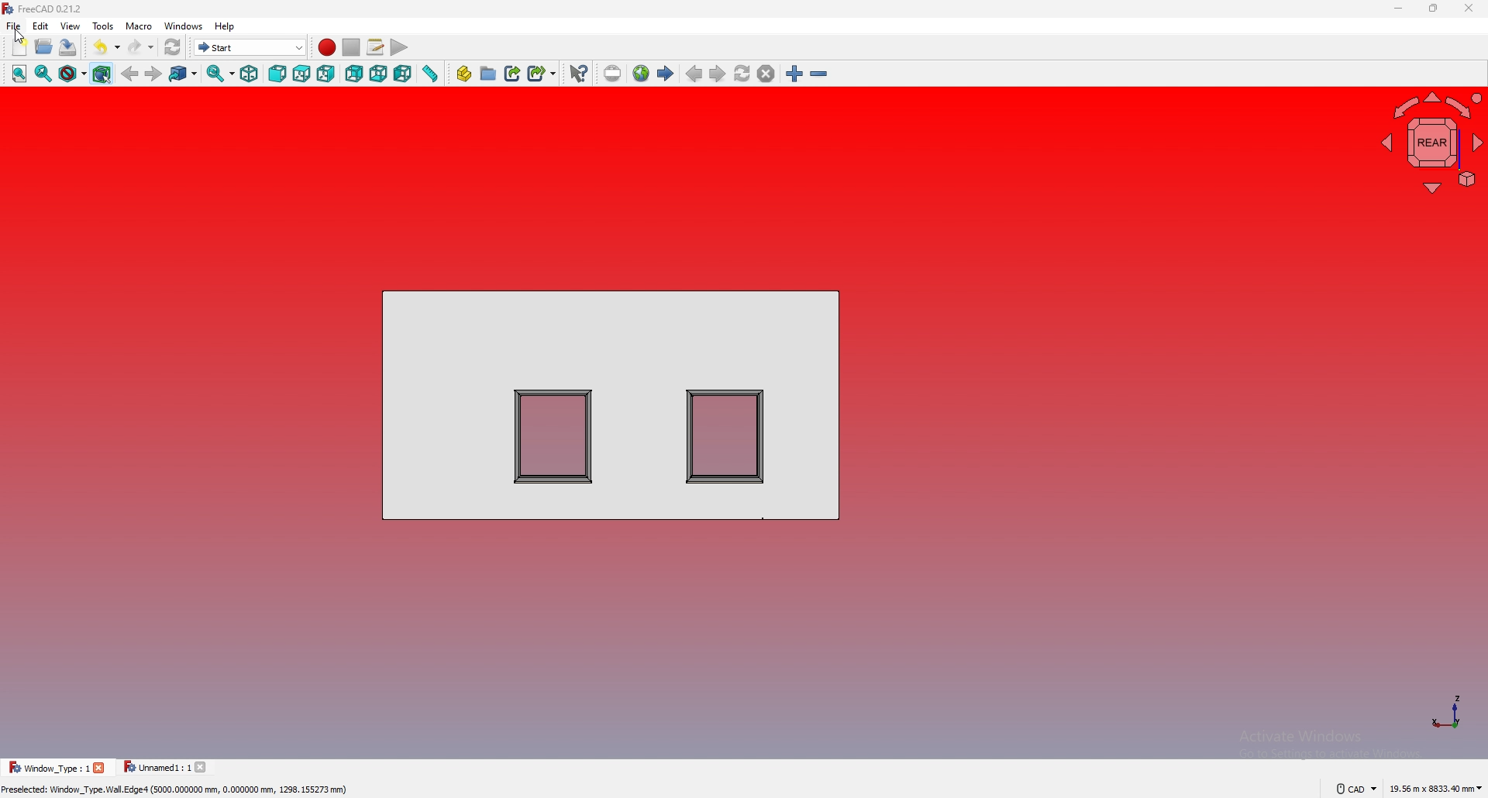  I want to click on save, so click(69, 48).